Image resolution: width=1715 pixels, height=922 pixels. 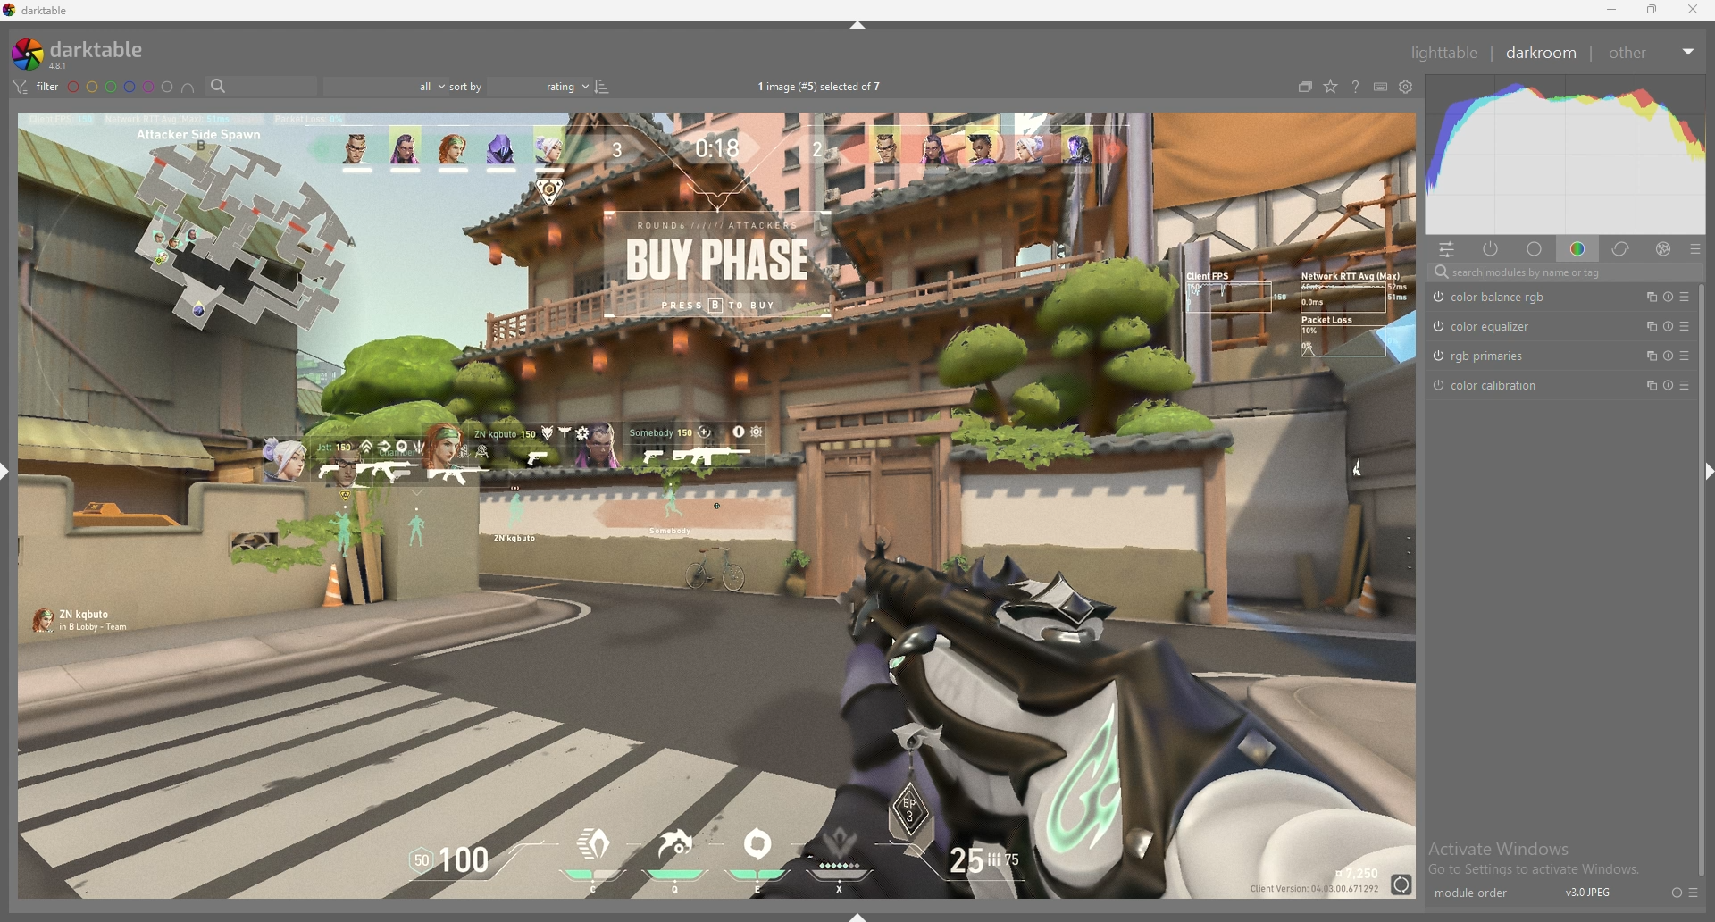 What do you see at coordinates (85, 54) in the screenshot?
I see `darktable` at bounding box center [85, 54].